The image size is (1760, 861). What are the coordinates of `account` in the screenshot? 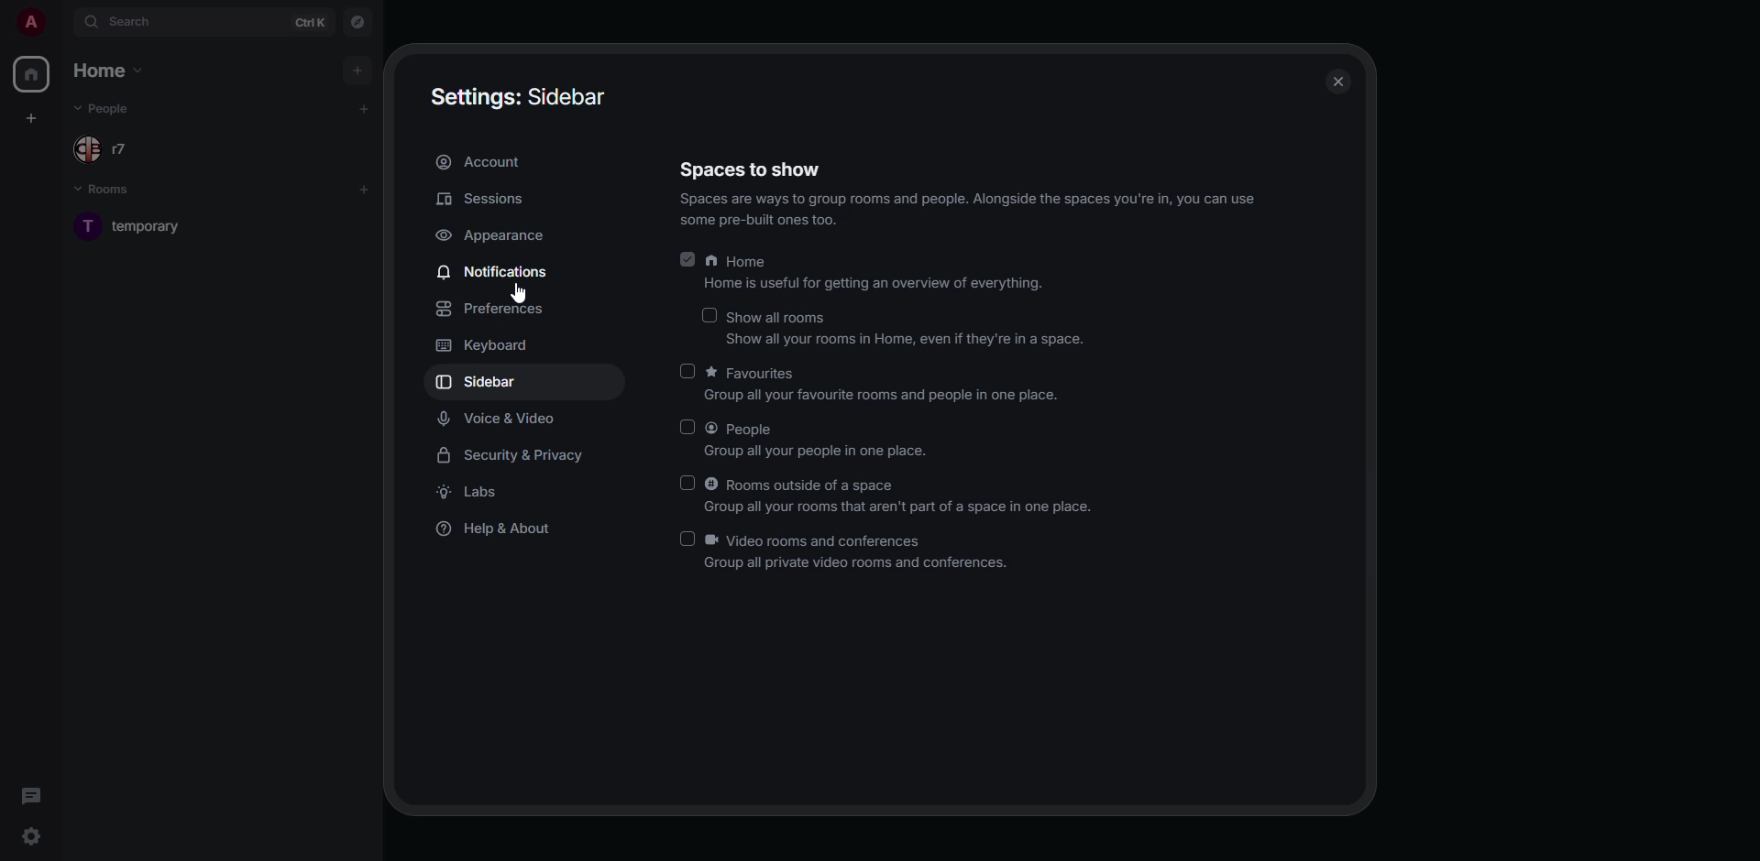 It's located at (481, 161).